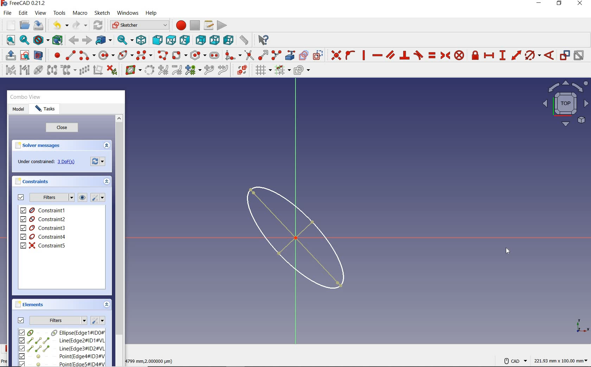 This screenshot has width=591, height=367. Describe the element at coordinates (9, 25) in the screenshot. I see `new` at that location.